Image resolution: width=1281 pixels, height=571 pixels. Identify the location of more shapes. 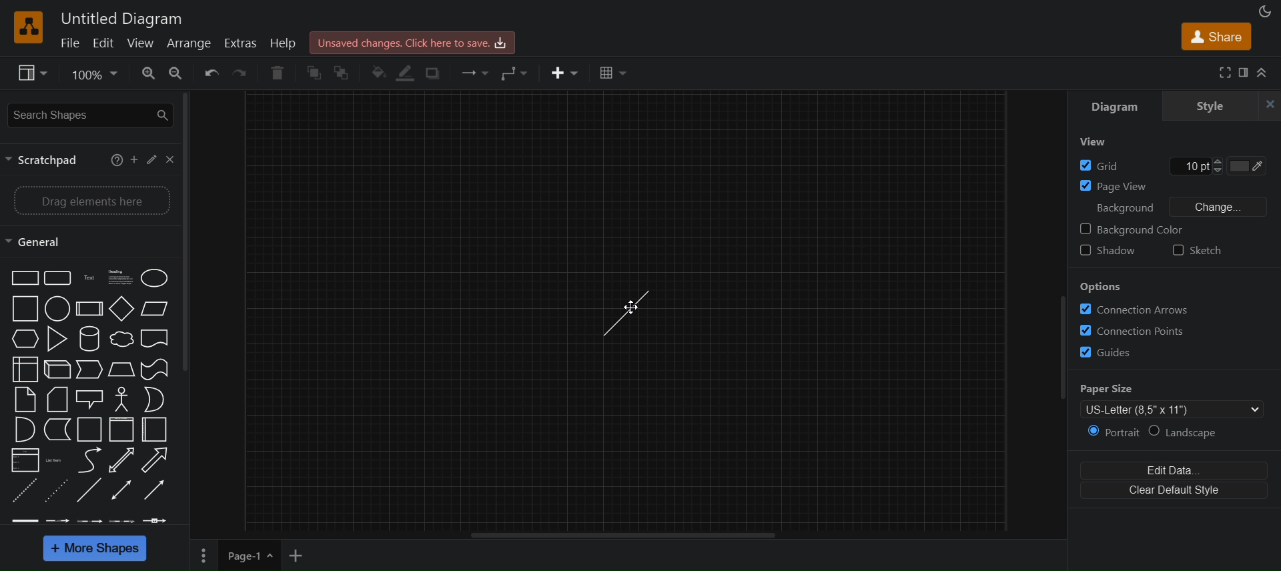
(97, 549).